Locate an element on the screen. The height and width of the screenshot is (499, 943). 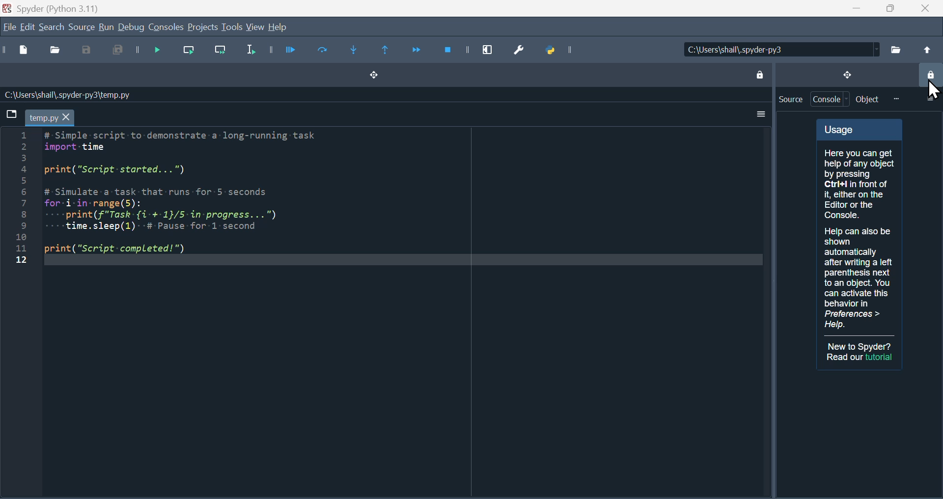
help is located at coordinates (277, 27).